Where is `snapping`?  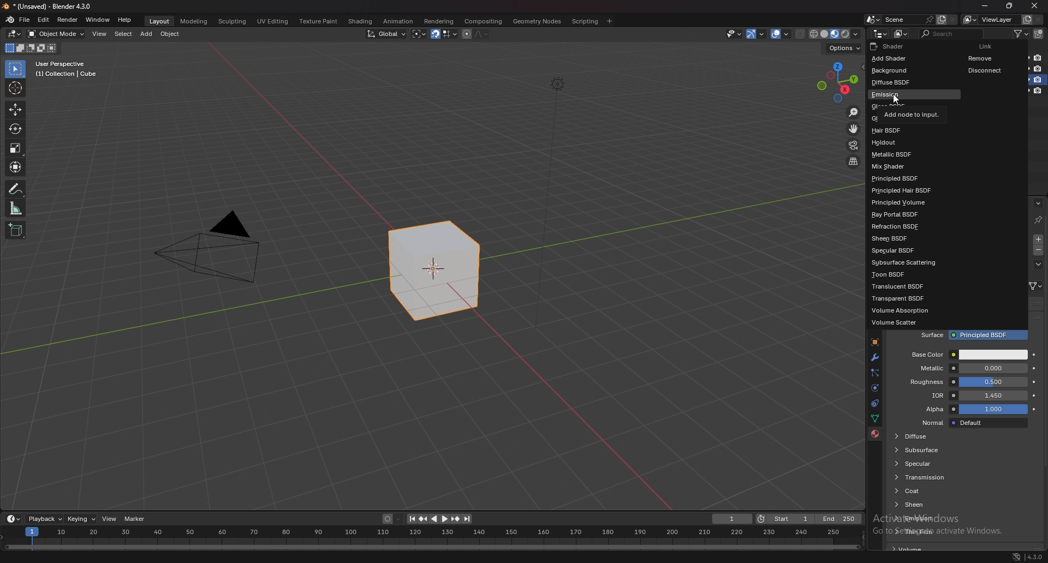 snapping is located at coordinates (444, 34).